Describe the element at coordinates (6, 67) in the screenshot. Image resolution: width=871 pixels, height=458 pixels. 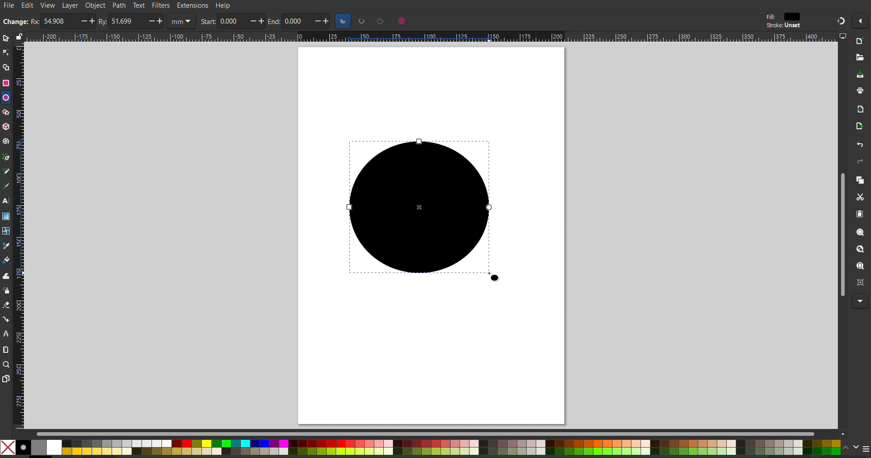
I see `Shape Builder Tool` at that location.